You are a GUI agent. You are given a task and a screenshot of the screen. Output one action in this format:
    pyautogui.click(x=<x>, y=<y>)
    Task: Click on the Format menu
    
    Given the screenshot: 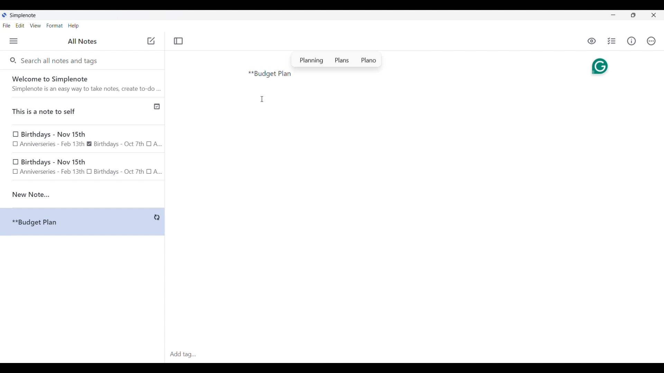 What is the action you would take?
    pyautogui.click(x=55, y=26)
    